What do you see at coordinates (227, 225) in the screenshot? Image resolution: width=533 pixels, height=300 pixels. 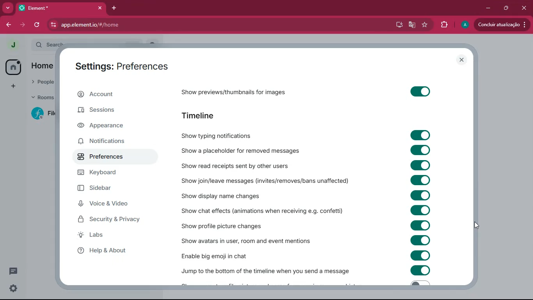 I see `show profile picture changes` at bounding box center [227, 225].